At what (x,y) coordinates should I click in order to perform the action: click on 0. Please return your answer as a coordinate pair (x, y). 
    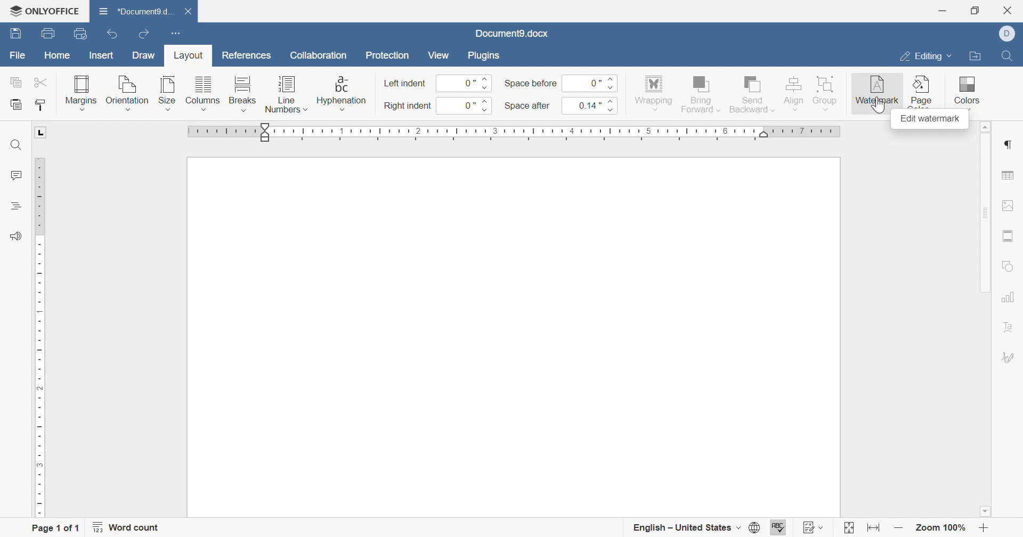
    Looking at the image, I should click on (464, 84).